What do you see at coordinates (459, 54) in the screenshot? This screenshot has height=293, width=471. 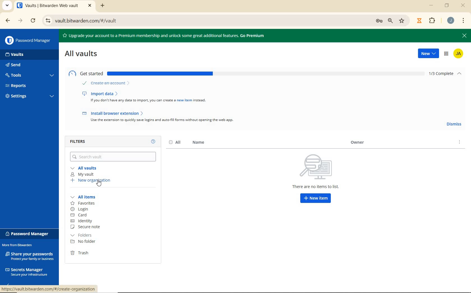 I see `account name` at bounding box center [459, 54].